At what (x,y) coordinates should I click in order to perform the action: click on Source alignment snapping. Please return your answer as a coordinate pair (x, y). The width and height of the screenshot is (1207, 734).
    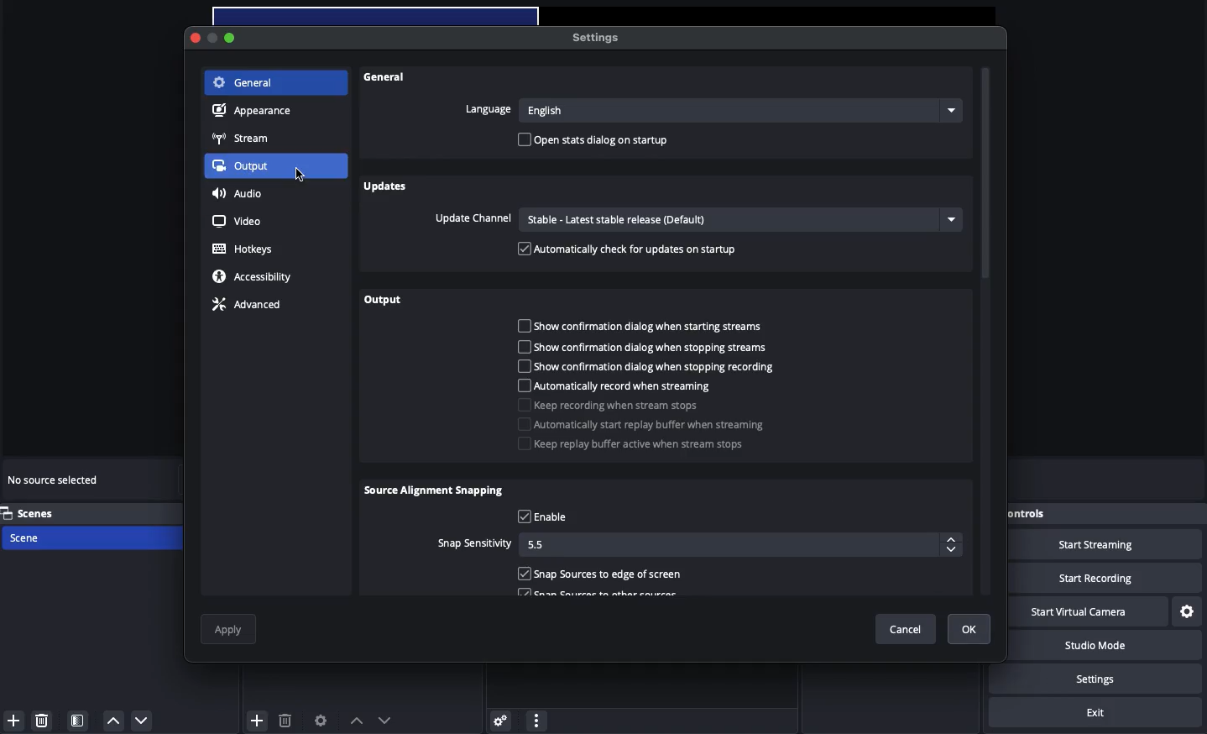
    Looking at the image, I should click on (434, 491).